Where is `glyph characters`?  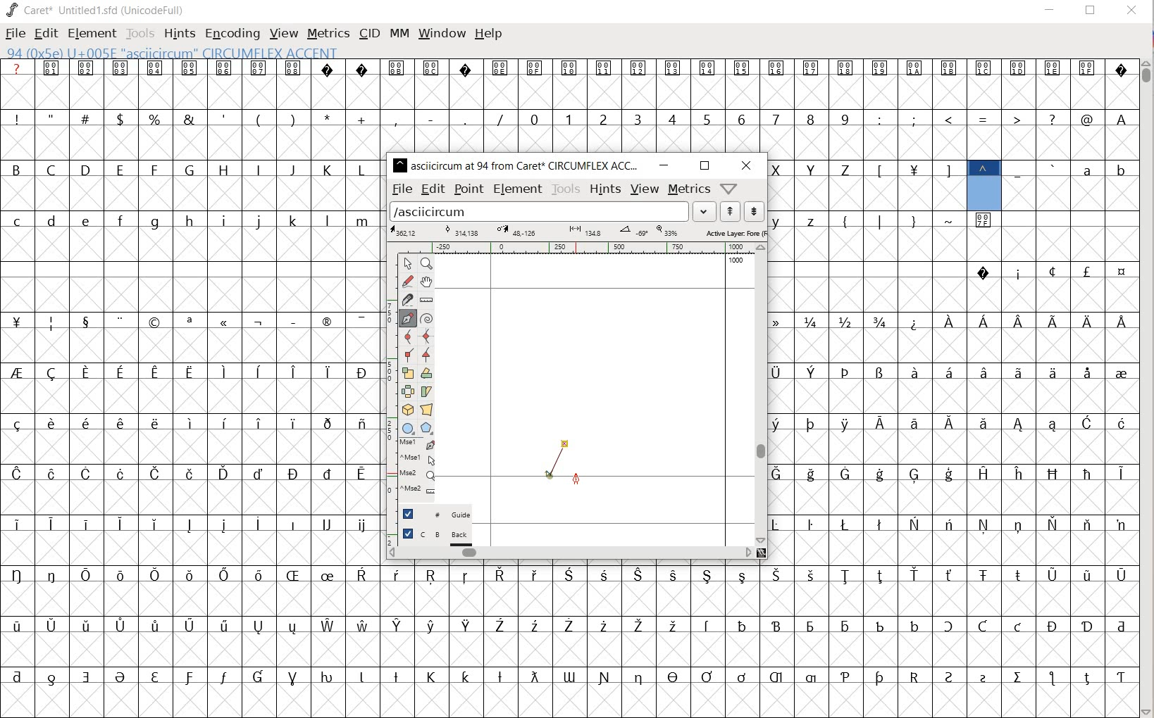 glyph characters is located at coordinates (953, 387).